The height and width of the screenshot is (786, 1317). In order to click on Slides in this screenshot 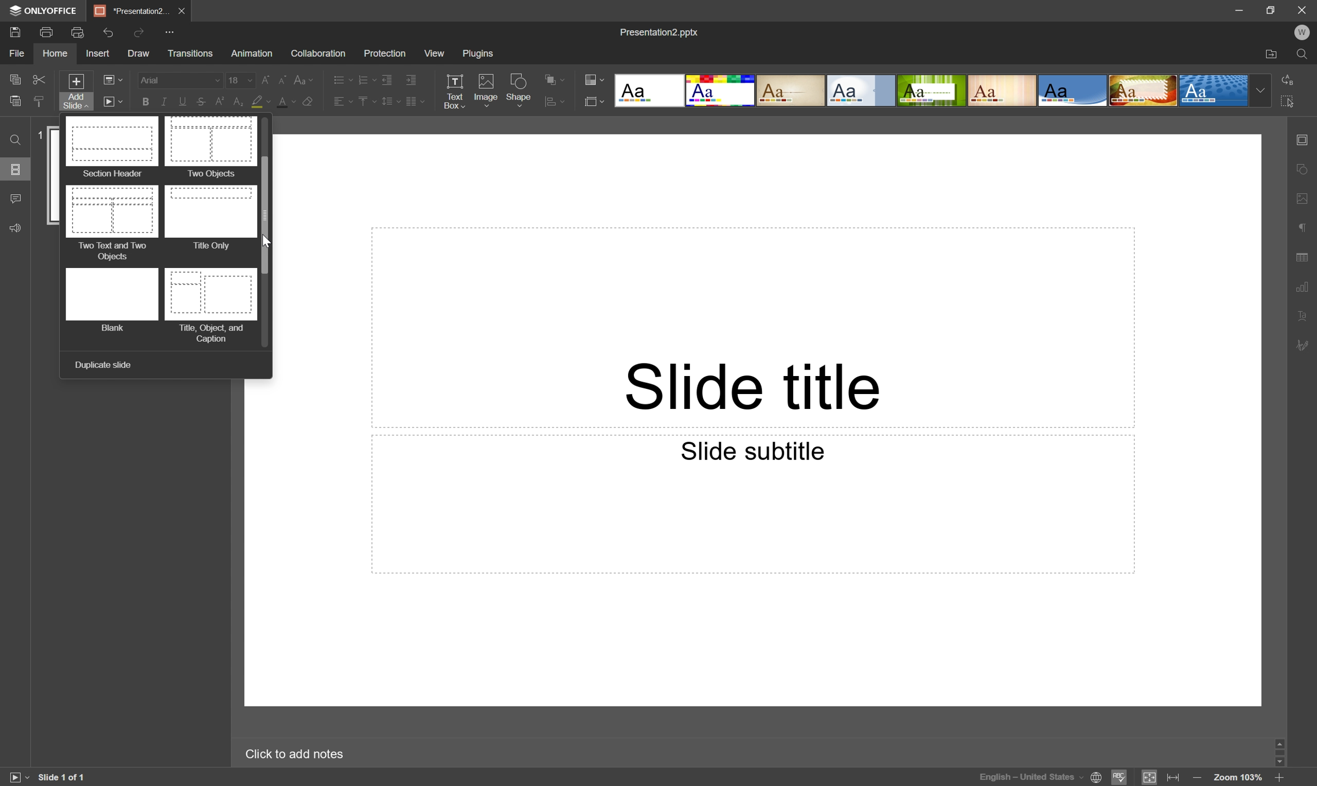, I will do `click(16, 171)`.